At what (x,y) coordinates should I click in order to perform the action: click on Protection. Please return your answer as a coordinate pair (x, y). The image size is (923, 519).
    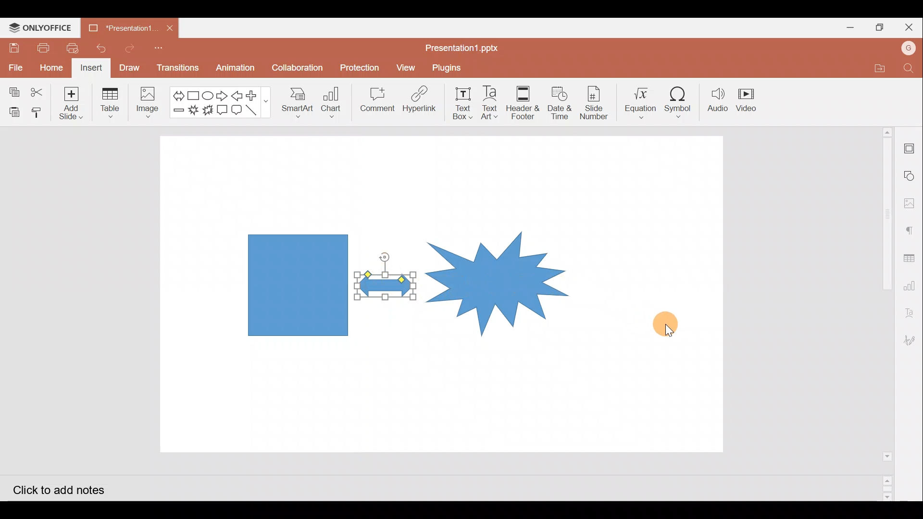
    Looking at the image, I should click on (360, 66).